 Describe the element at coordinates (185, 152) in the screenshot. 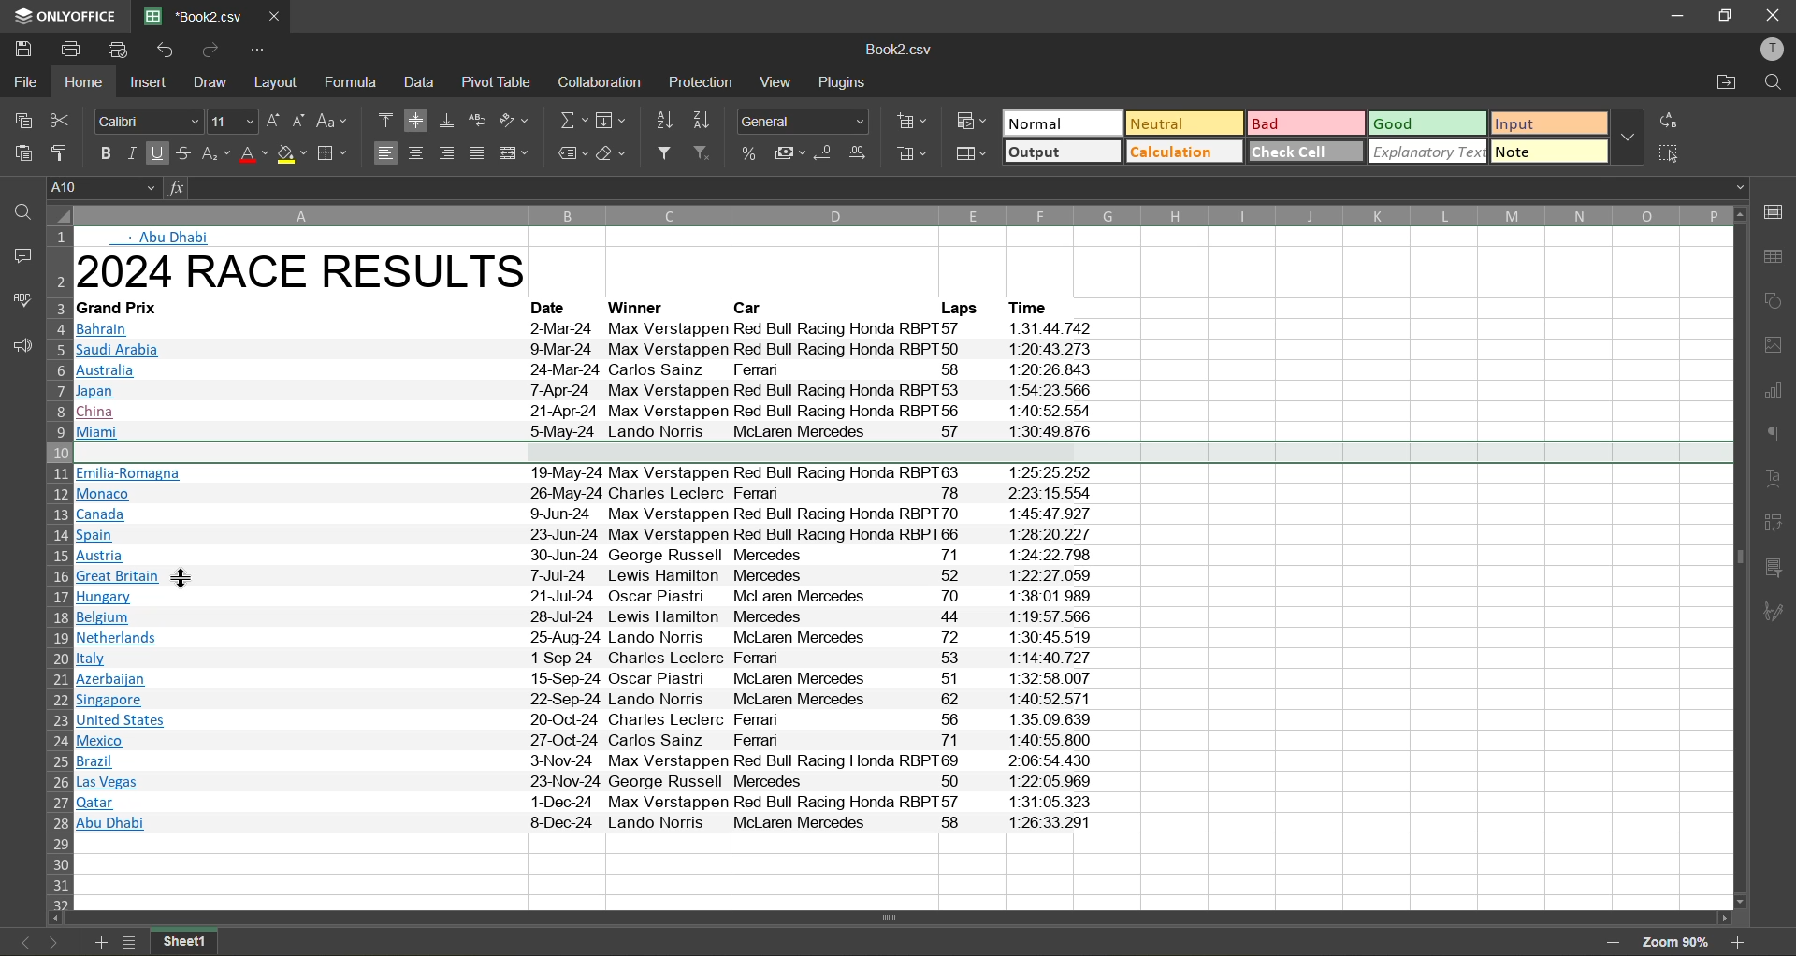

I see `strikethrough` at that location.